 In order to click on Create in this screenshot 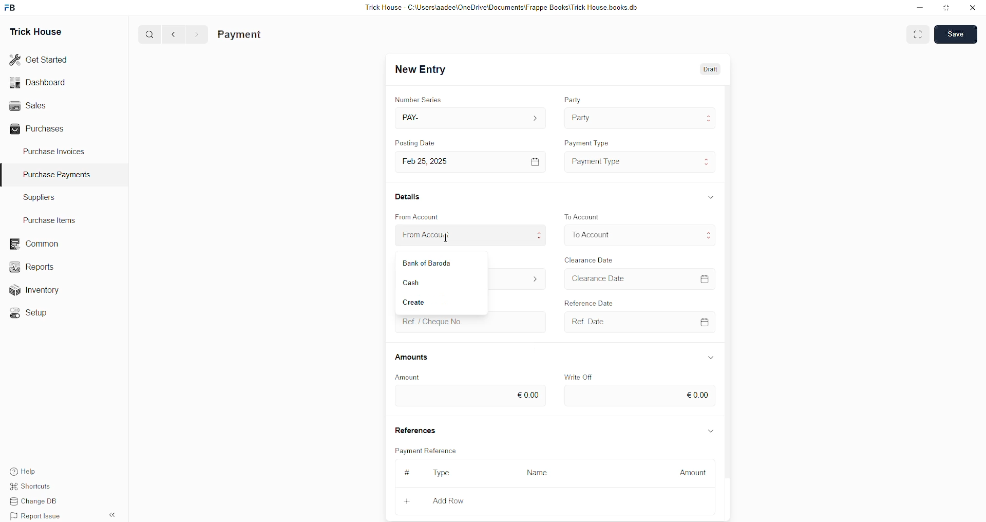, I will do `click(421, 301)`.